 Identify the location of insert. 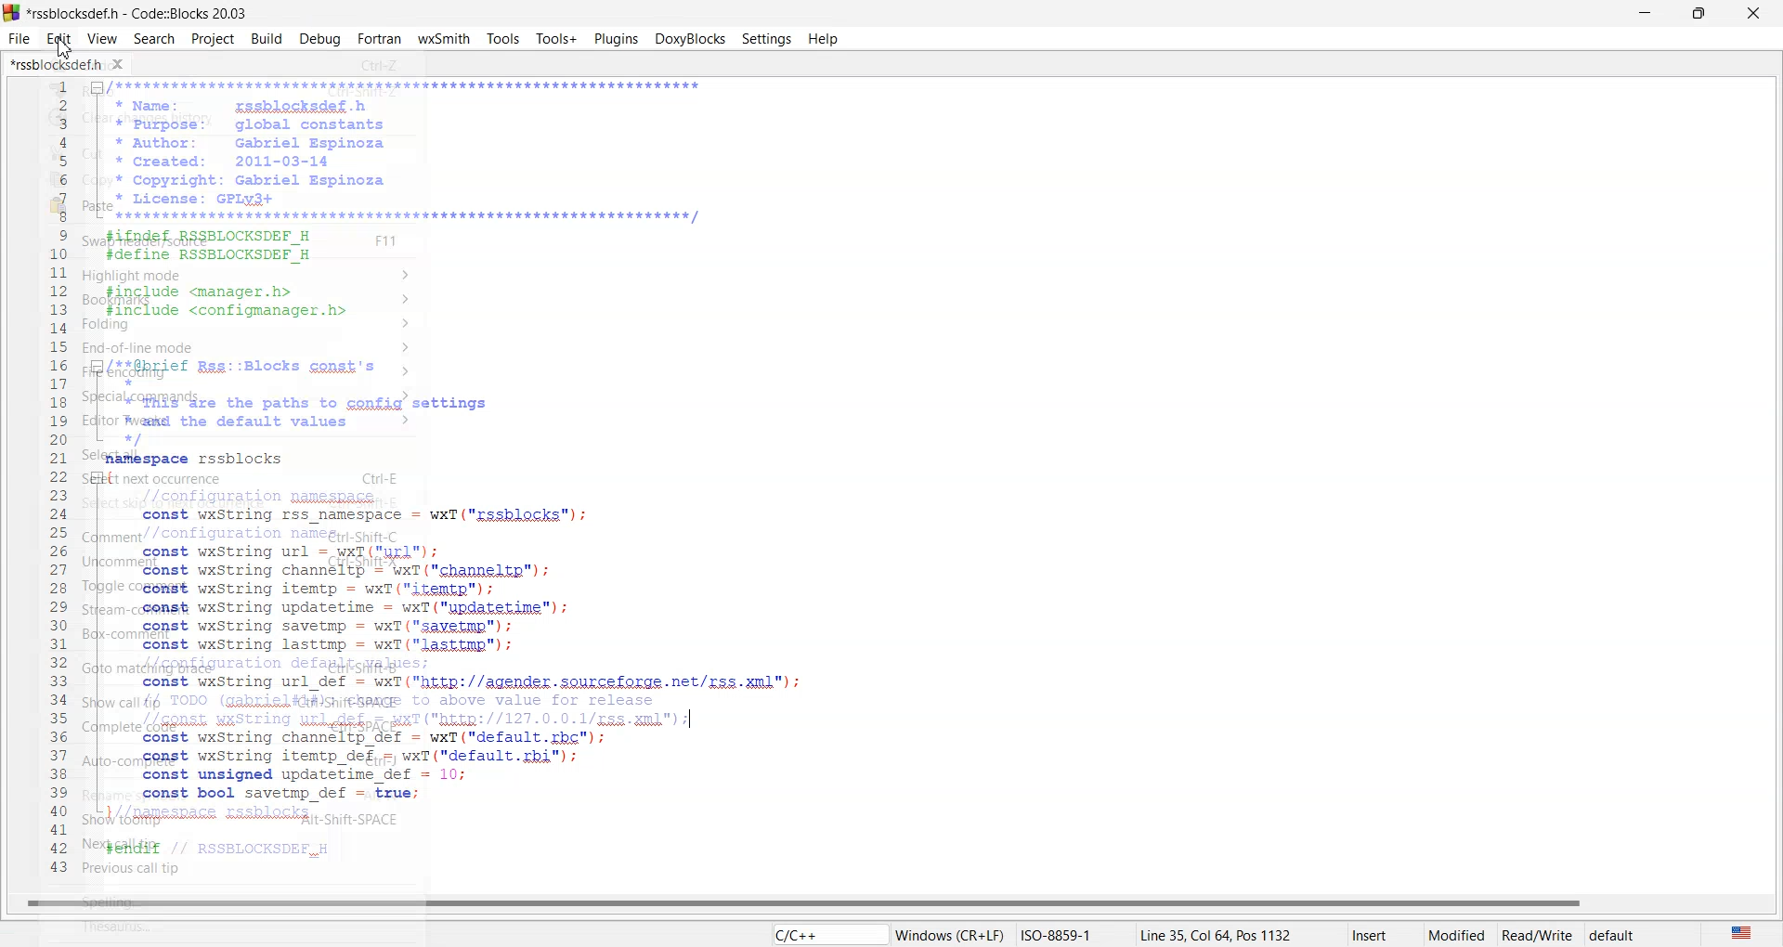
(1385, 933).